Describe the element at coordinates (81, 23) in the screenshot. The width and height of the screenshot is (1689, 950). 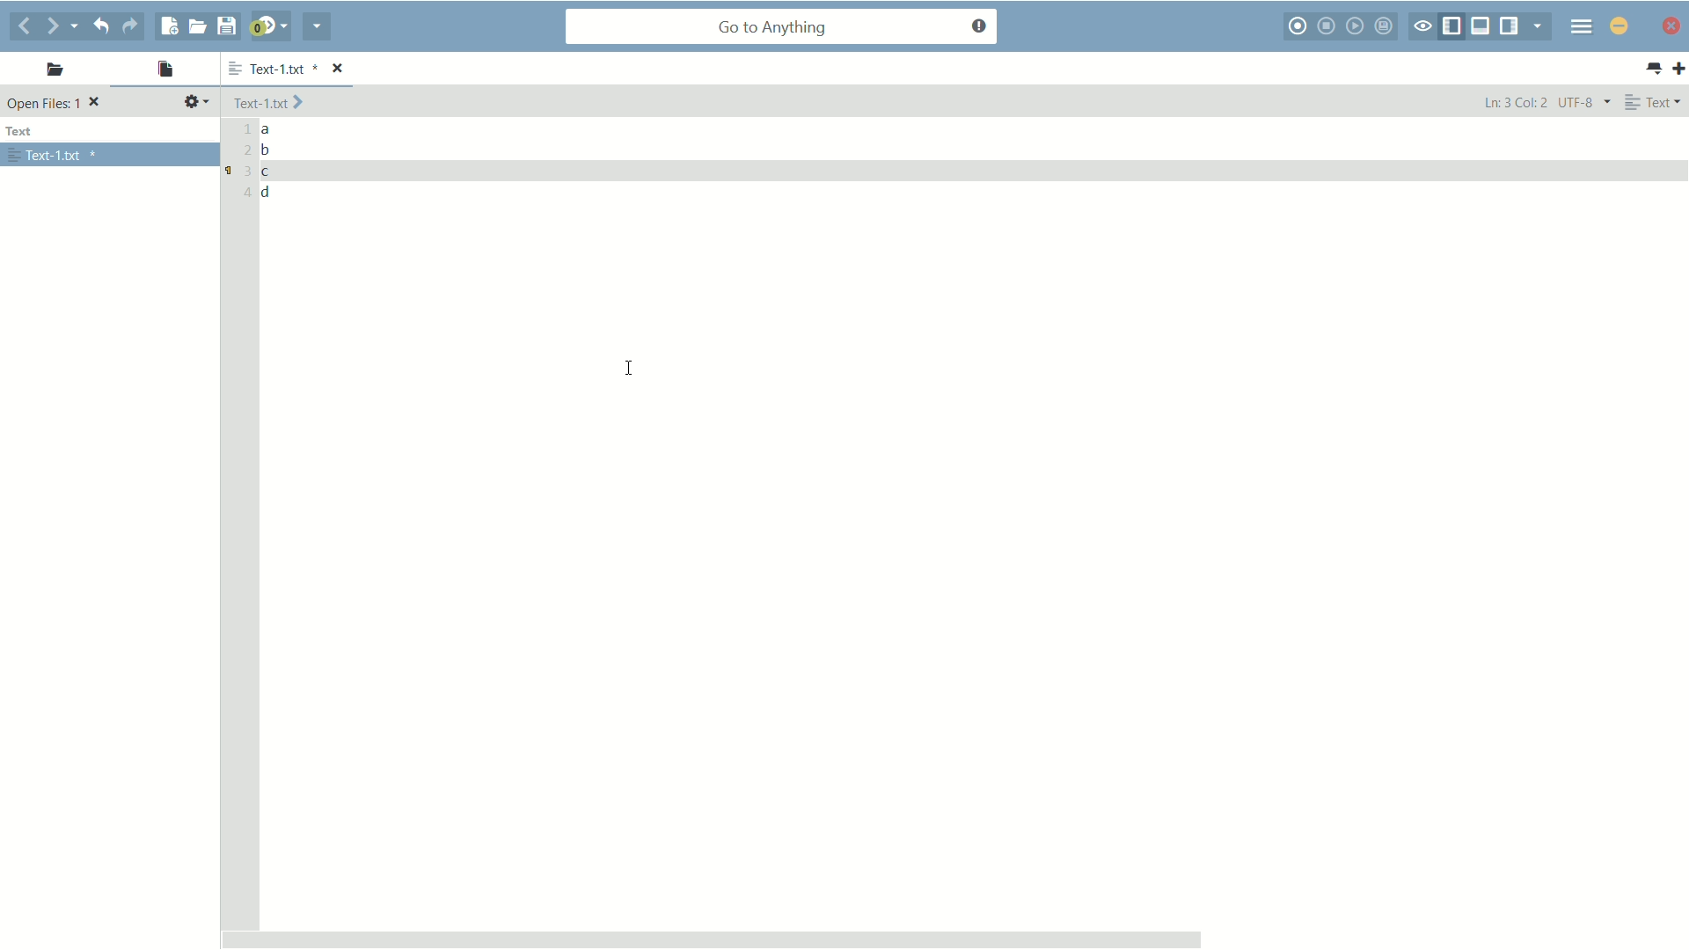
I see `recent location` at that location.